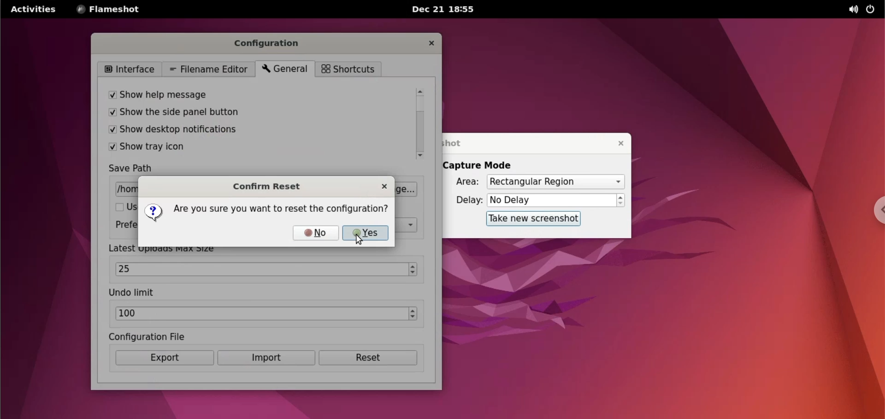 This screenshot has width=885, height=419. I want to click on import, so click(265, 359).